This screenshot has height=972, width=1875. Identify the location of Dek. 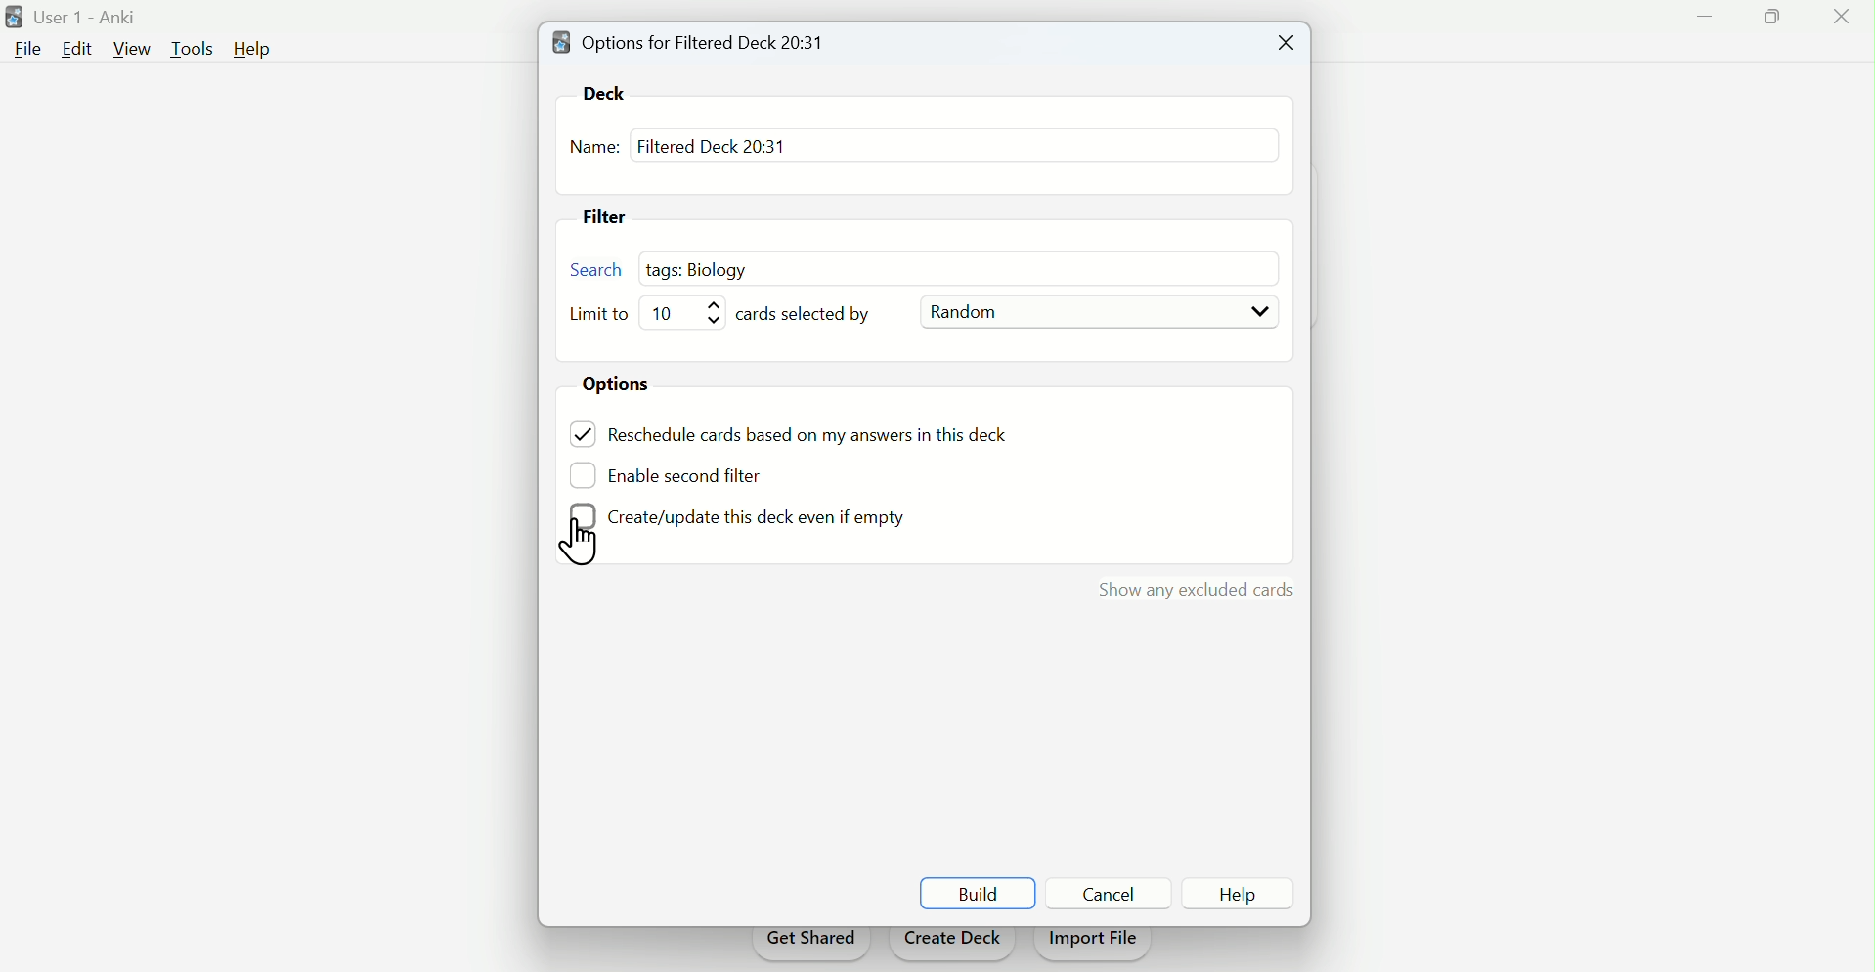
(612, 92).